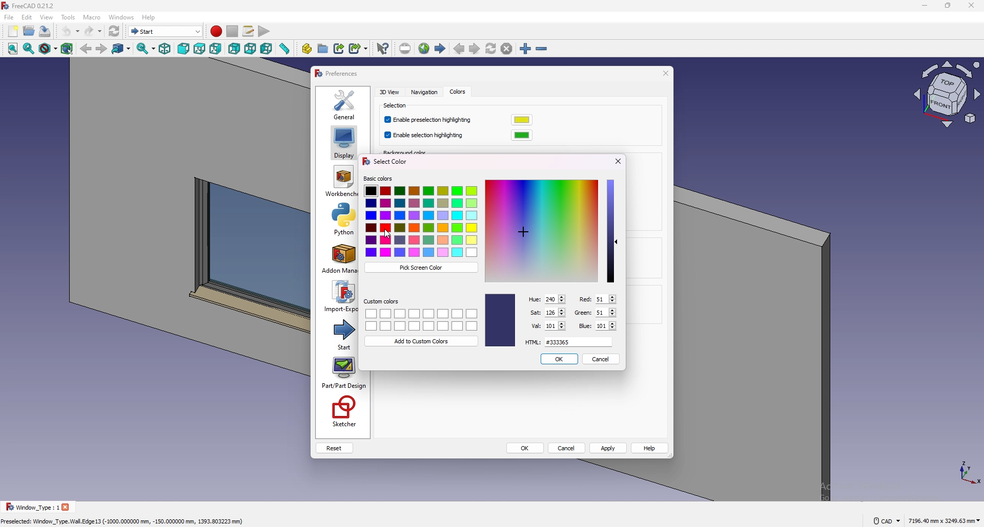 The height and width of the screenshot is (527, 984). I want to click on set url, so click(405, 49).